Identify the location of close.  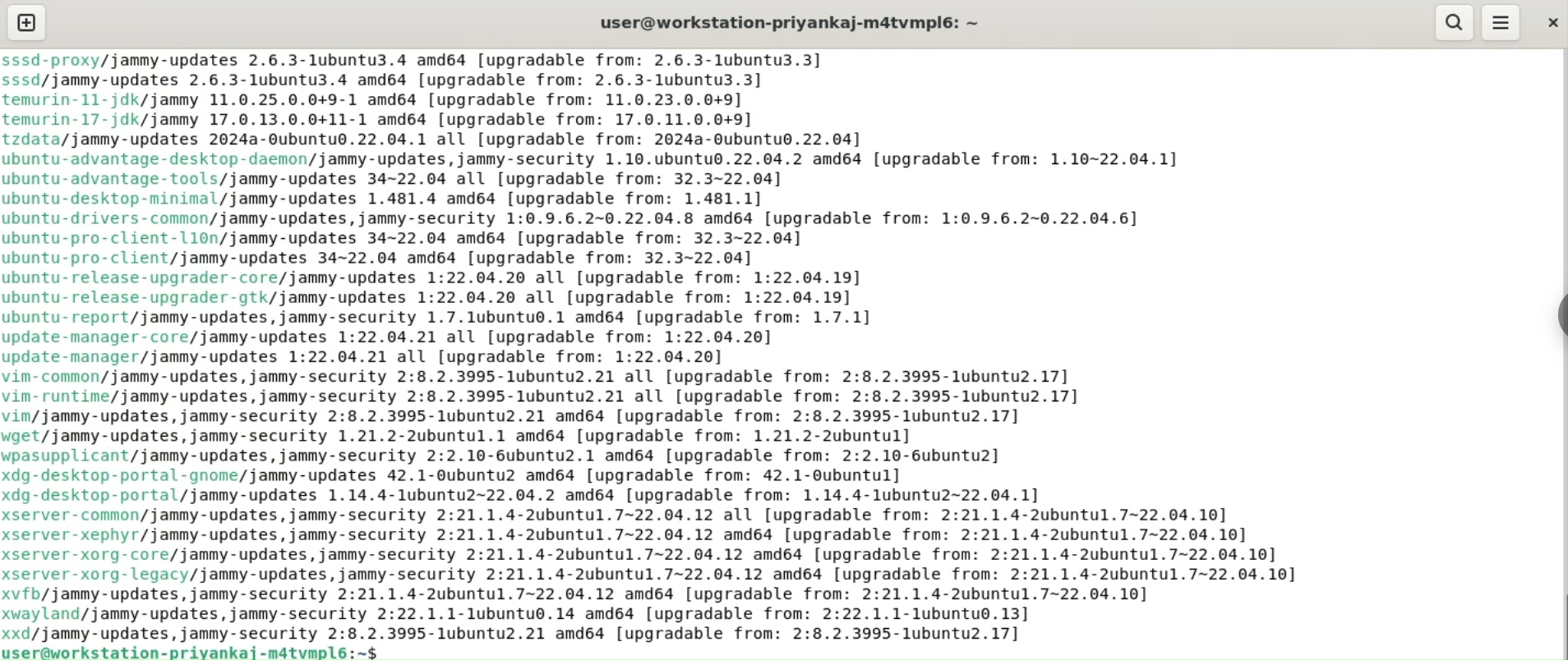
(1547, 21).